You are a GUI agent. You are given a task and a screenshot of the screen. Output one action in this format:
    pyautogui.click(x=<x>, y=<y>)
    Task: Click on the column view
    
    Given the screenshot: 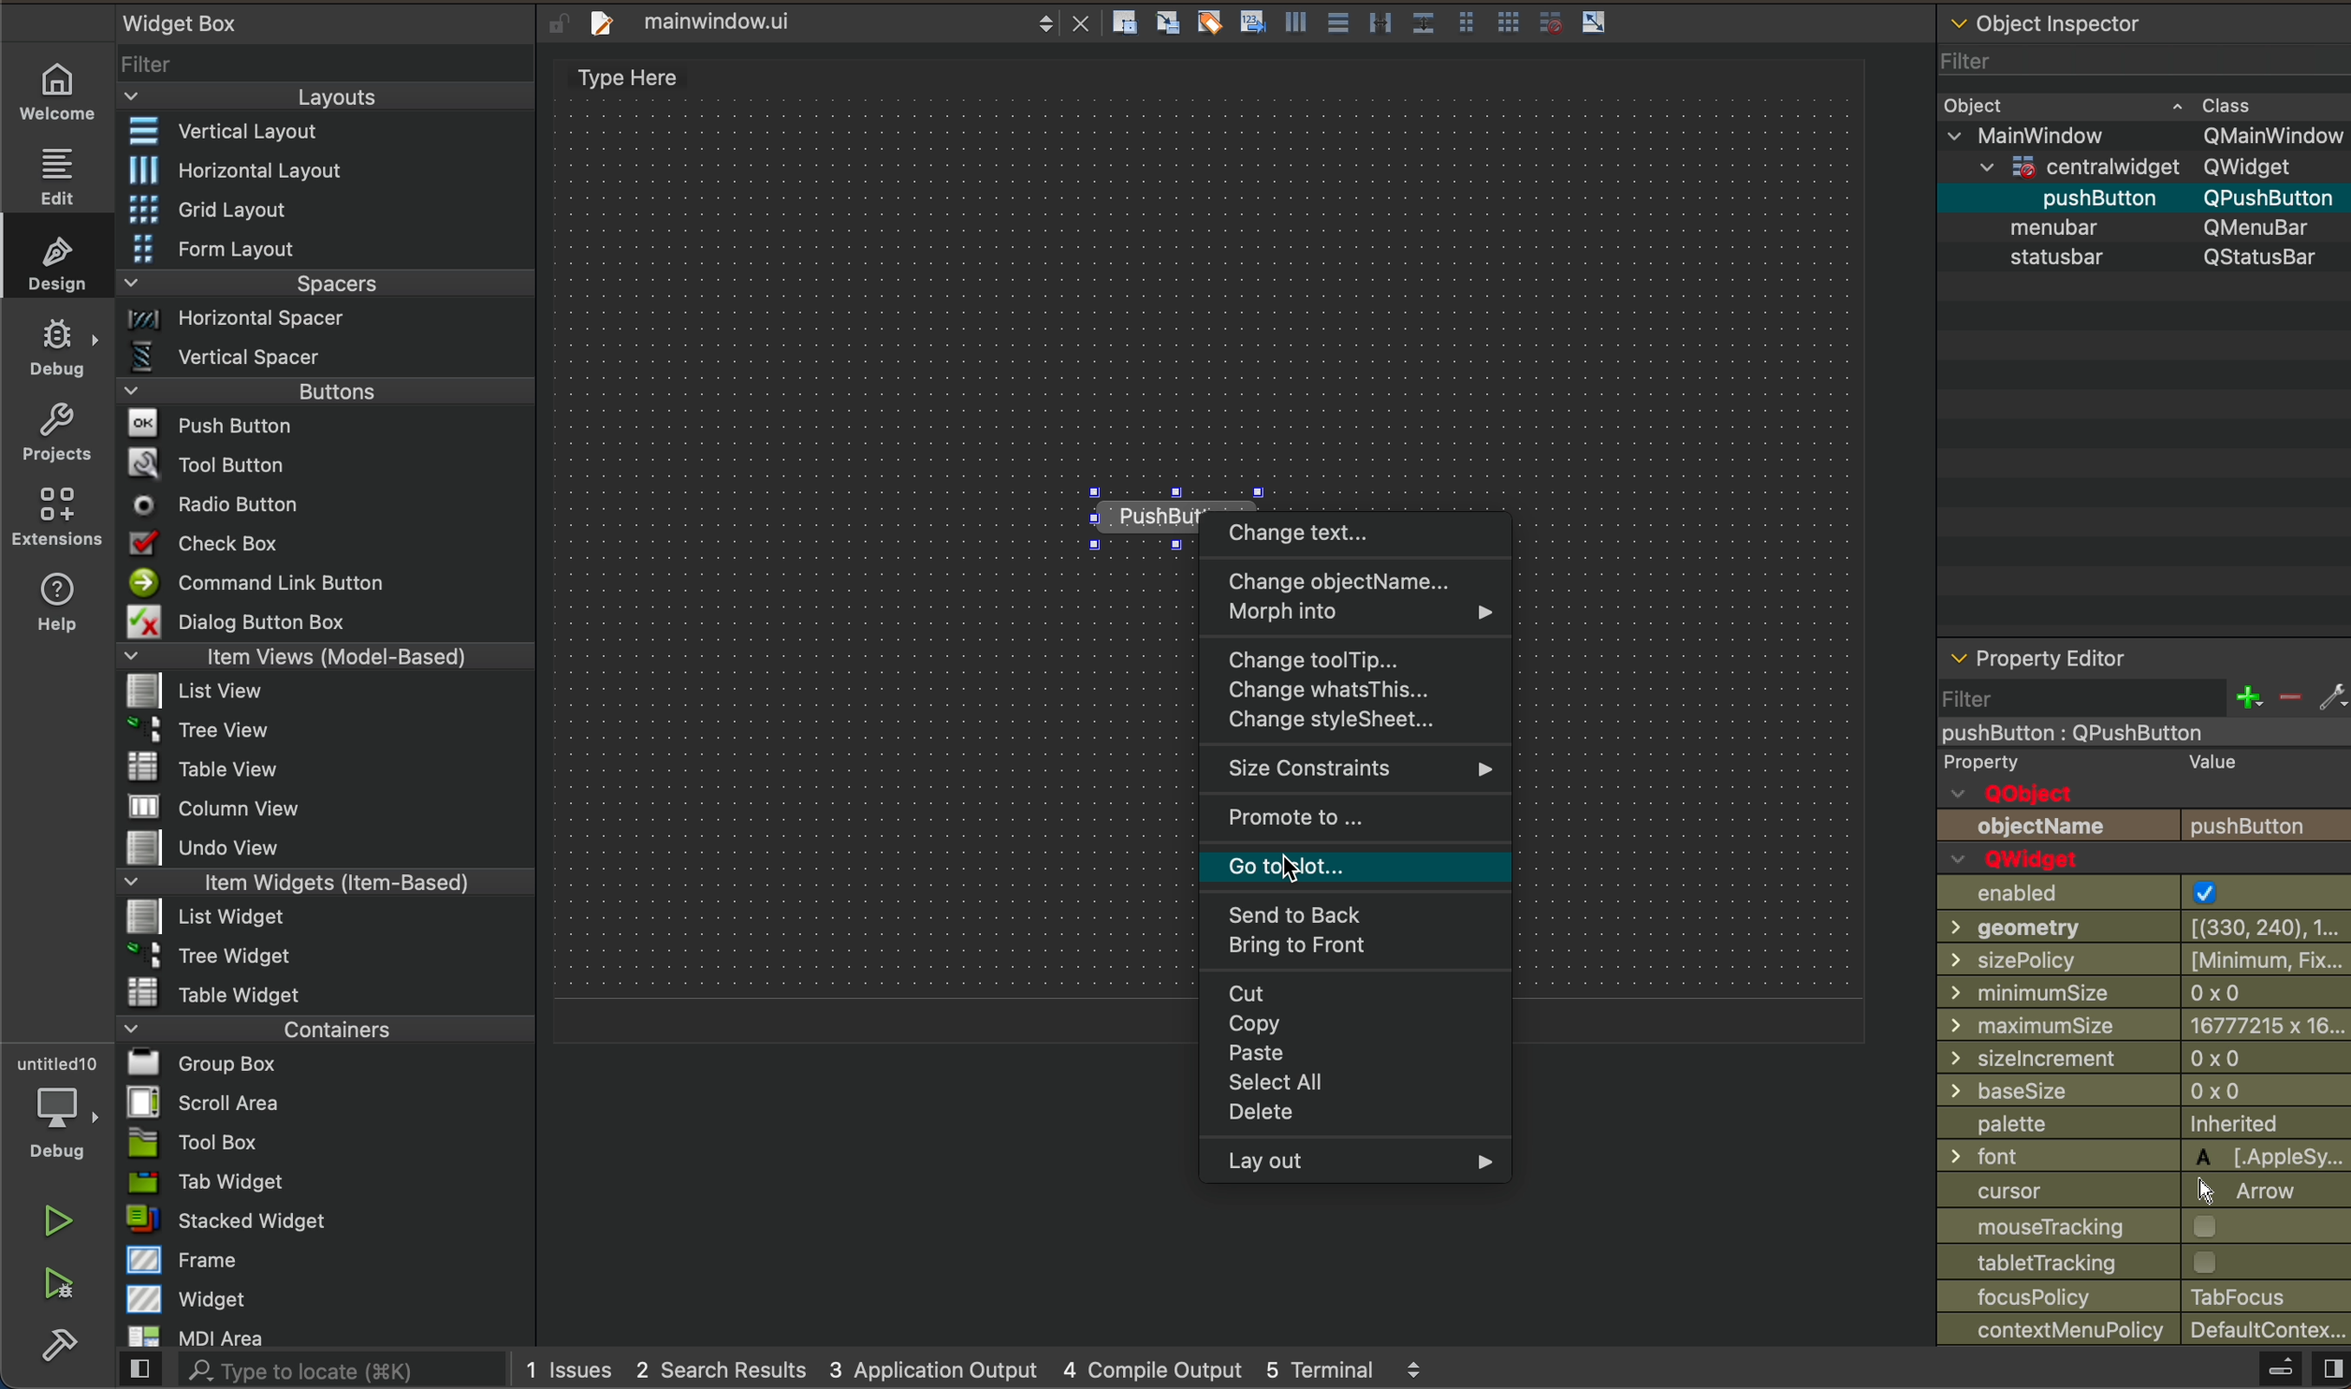 What is the action you would take?
    pyautogui.click(x=322, y=807)
    